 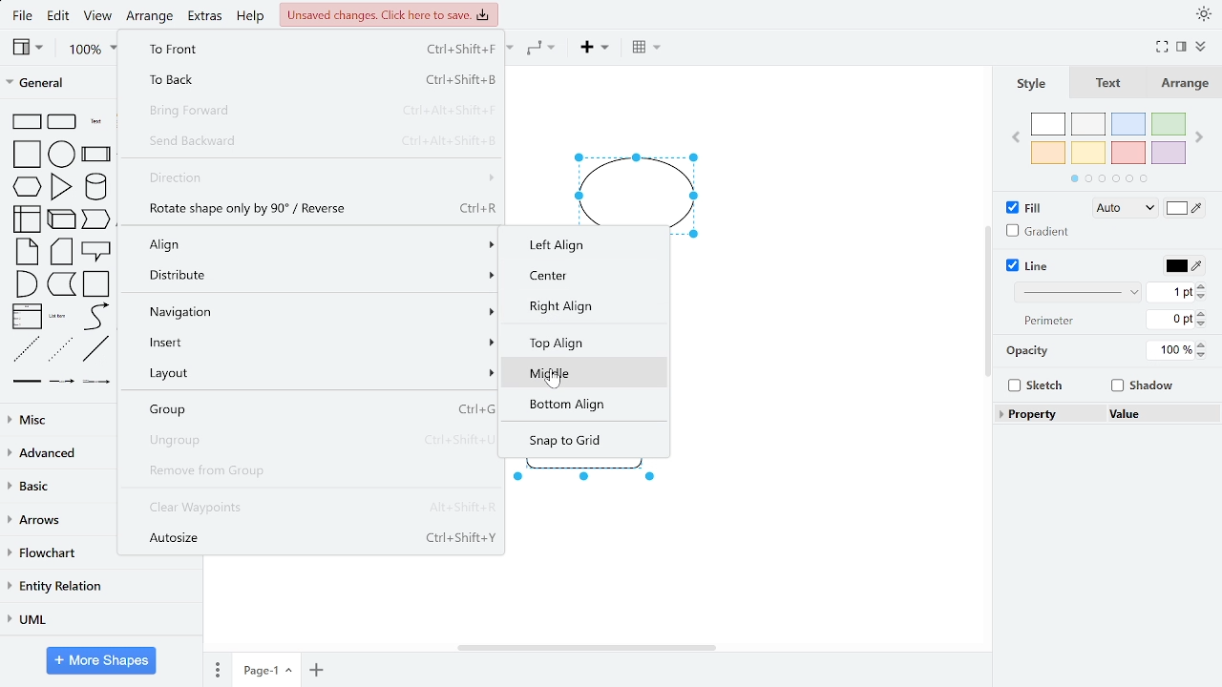 What do you see at coordinates (1186, 207) in the screenshot?
I see `fill color` at bounding box center [1186, 207].